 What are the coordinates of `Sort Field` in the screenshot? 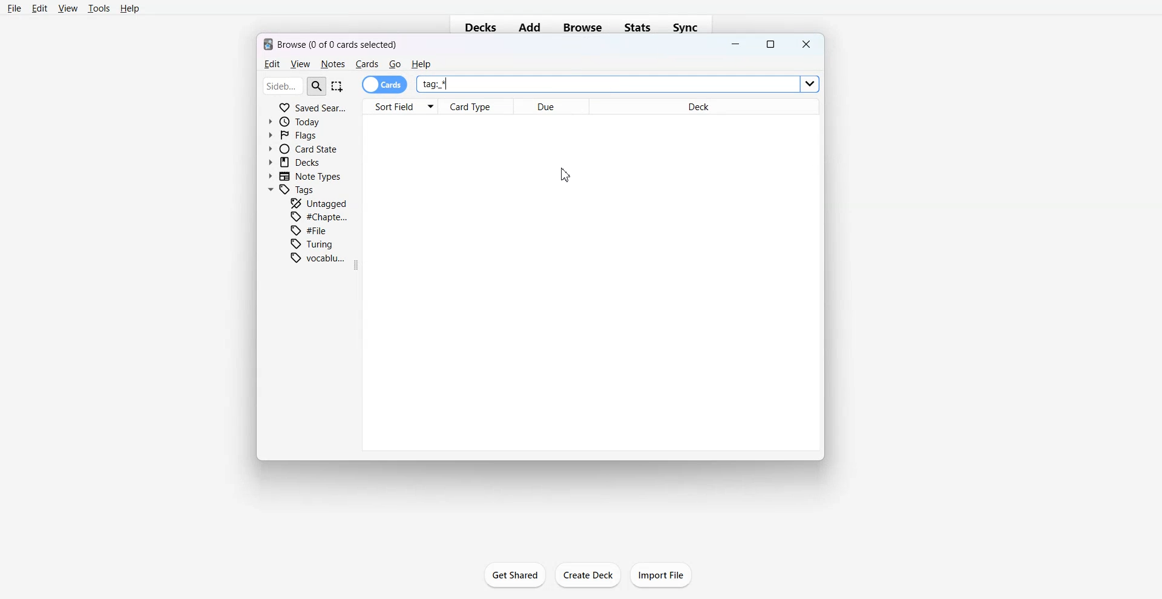 It's located at (399, 106).